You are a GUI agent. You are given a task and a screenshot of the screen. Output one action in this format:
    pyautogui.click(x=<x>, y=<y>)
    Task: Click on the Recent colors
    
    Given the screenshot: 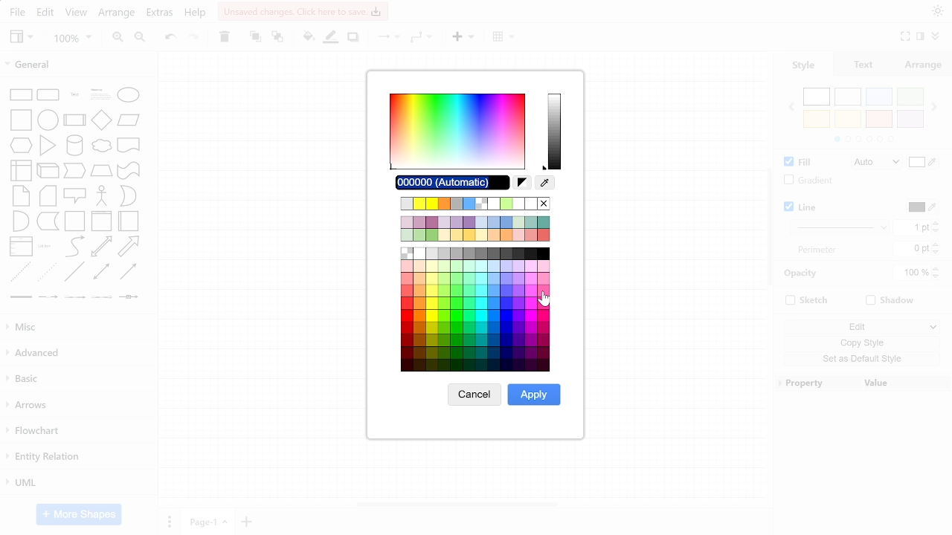 What is the action you would take?
    pyautogui.click(x=475, y=203)
    